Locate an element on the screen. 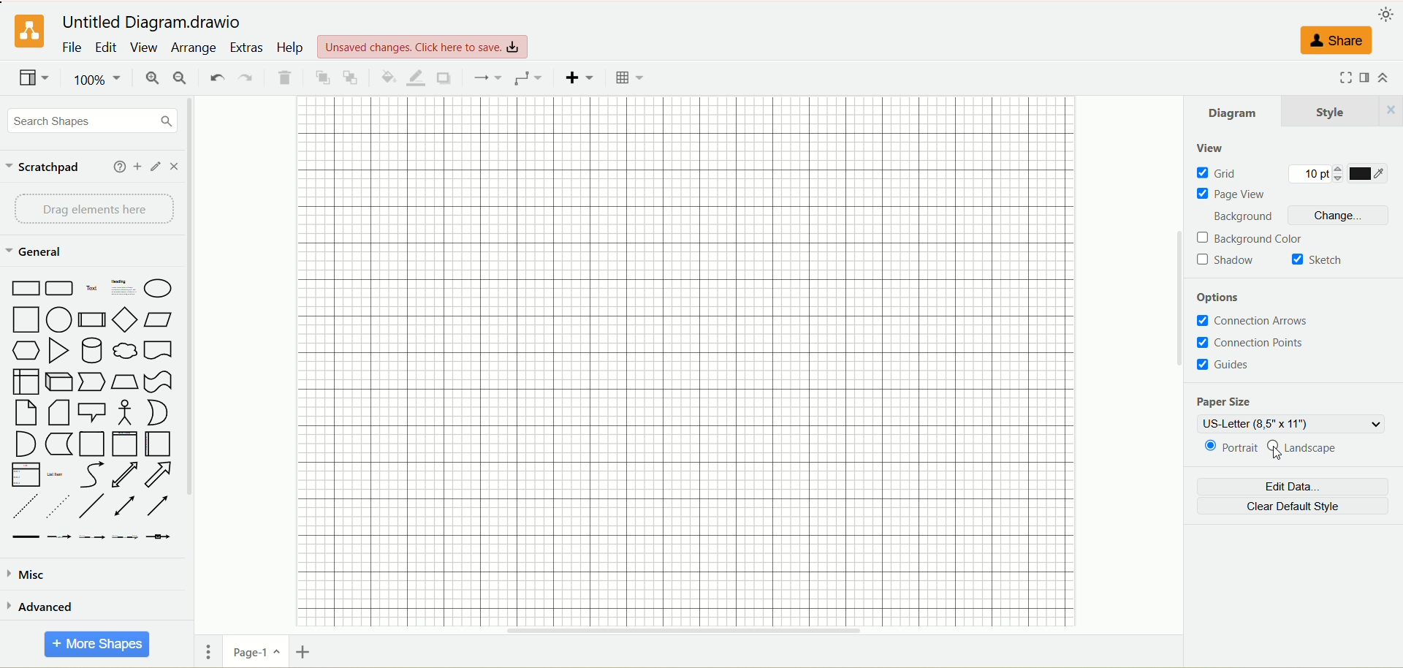 The height and width of the screenshot is (668, 1403). zoom in is located at coordinates (153, 78).